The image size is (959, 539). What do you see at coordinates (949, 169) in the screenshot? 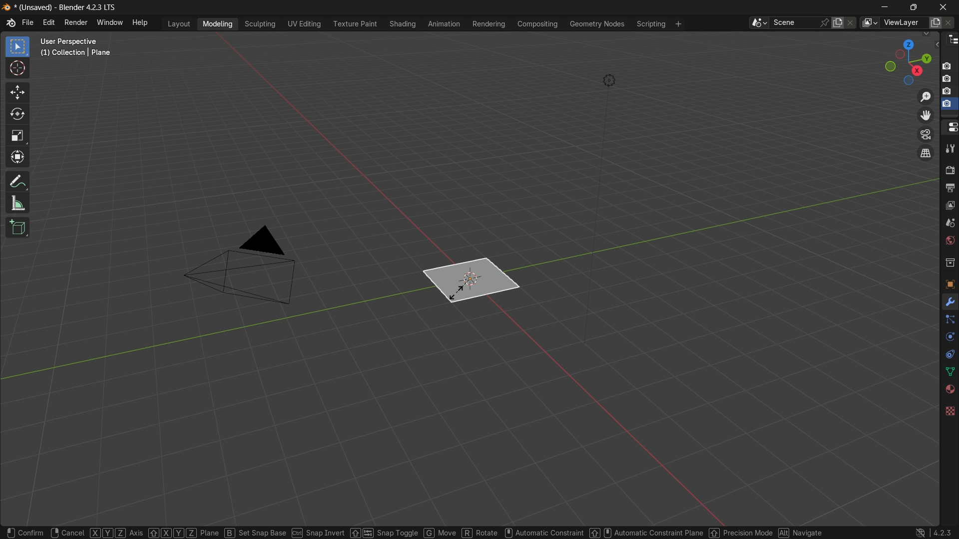
I see `render` at bounding box center [949, 169].